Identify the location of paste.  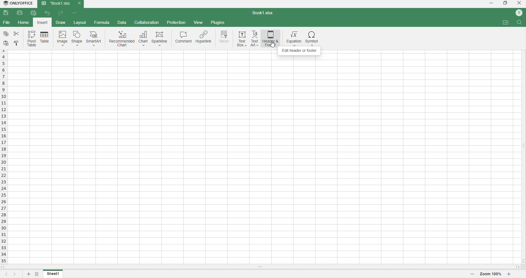
(7, 44).